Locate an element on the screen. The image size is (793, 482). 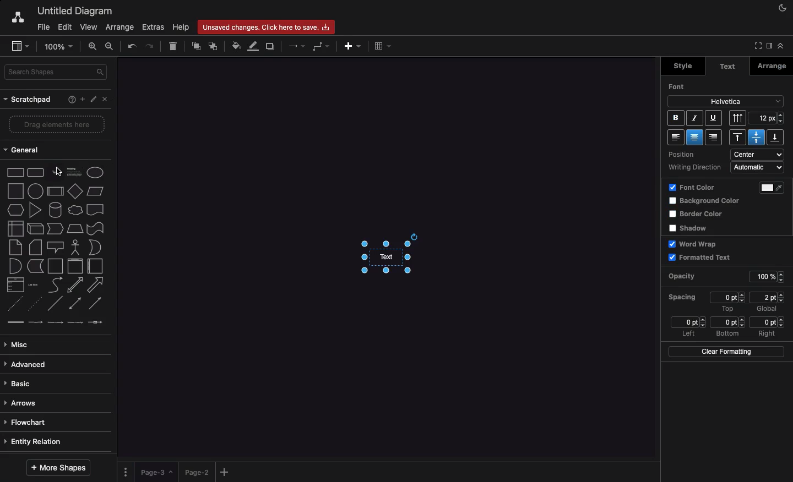
Shadow is located at coordinates (692, 228).